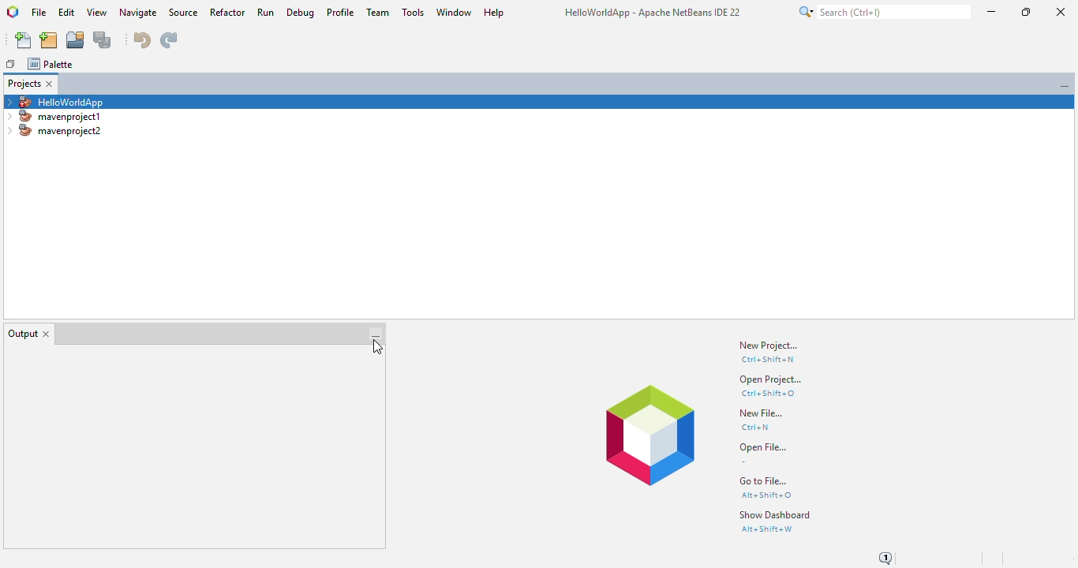 The width and height of the screenshot is (1078, 568). I want to click on shortcut for new project, so click(767, 360).